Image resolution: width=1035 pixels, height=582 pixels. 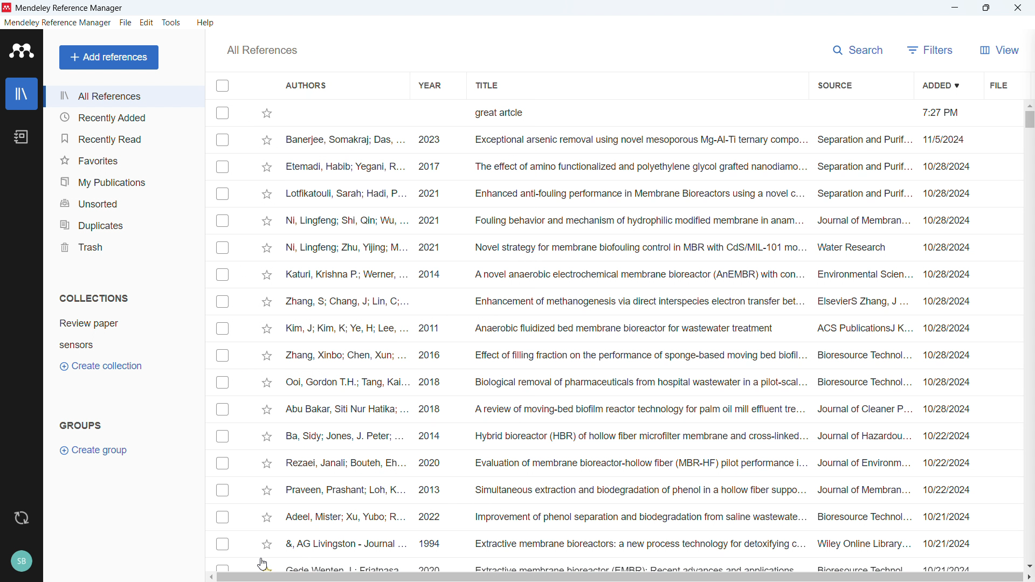 What do you see at coordinates (349, 352) in the screenshot?
I see `Authors of individual entries ` at bounding box center [349, 352].